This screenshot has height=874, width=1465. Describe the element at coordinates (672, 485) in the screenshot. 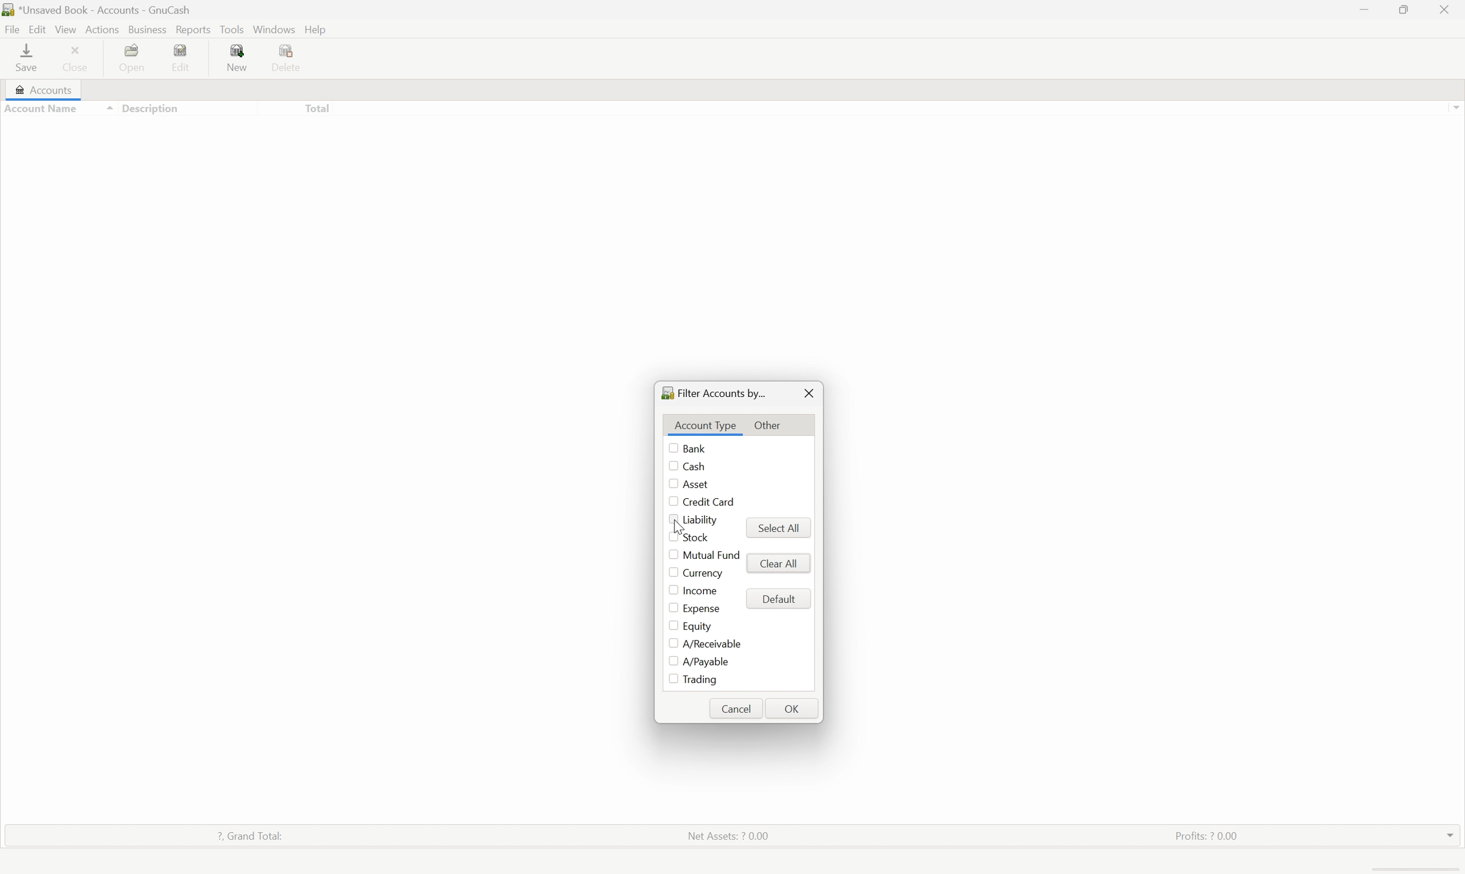

I see `Checkbox` at that location.